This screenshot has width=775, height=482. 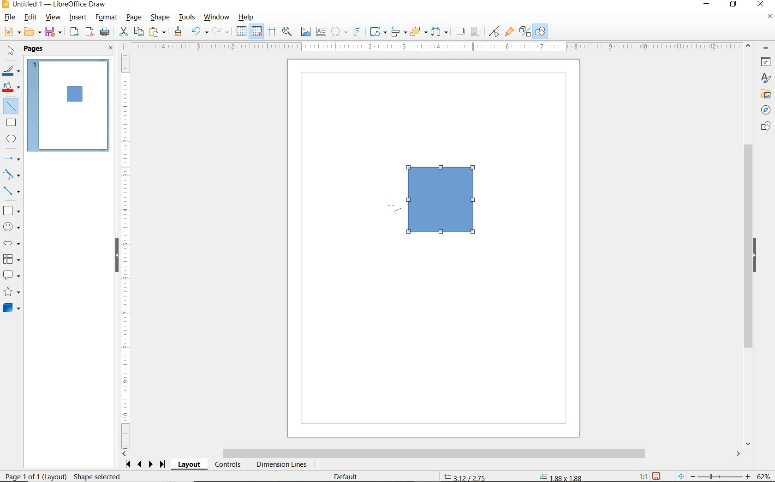 I want to click on CLOSE, so click(x=111, y=48).